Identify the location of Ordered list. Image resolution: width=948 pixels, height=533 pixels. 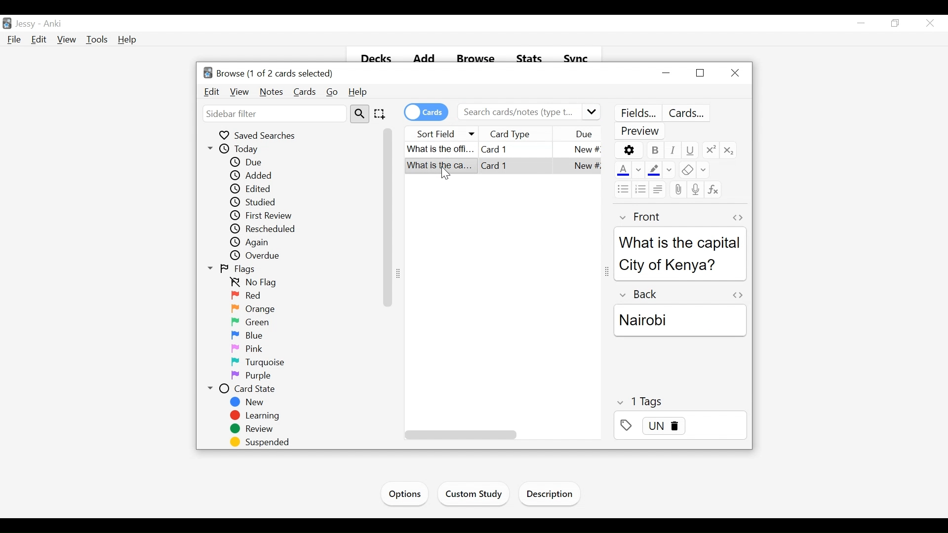
(641, 189).